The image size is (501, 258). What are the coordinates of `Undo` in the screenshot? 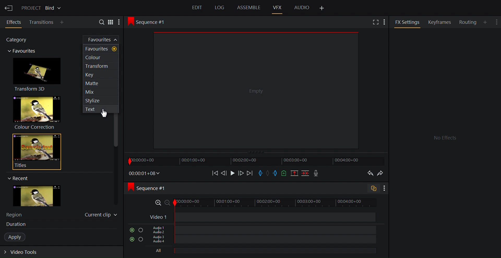 It's located at (369, 173).